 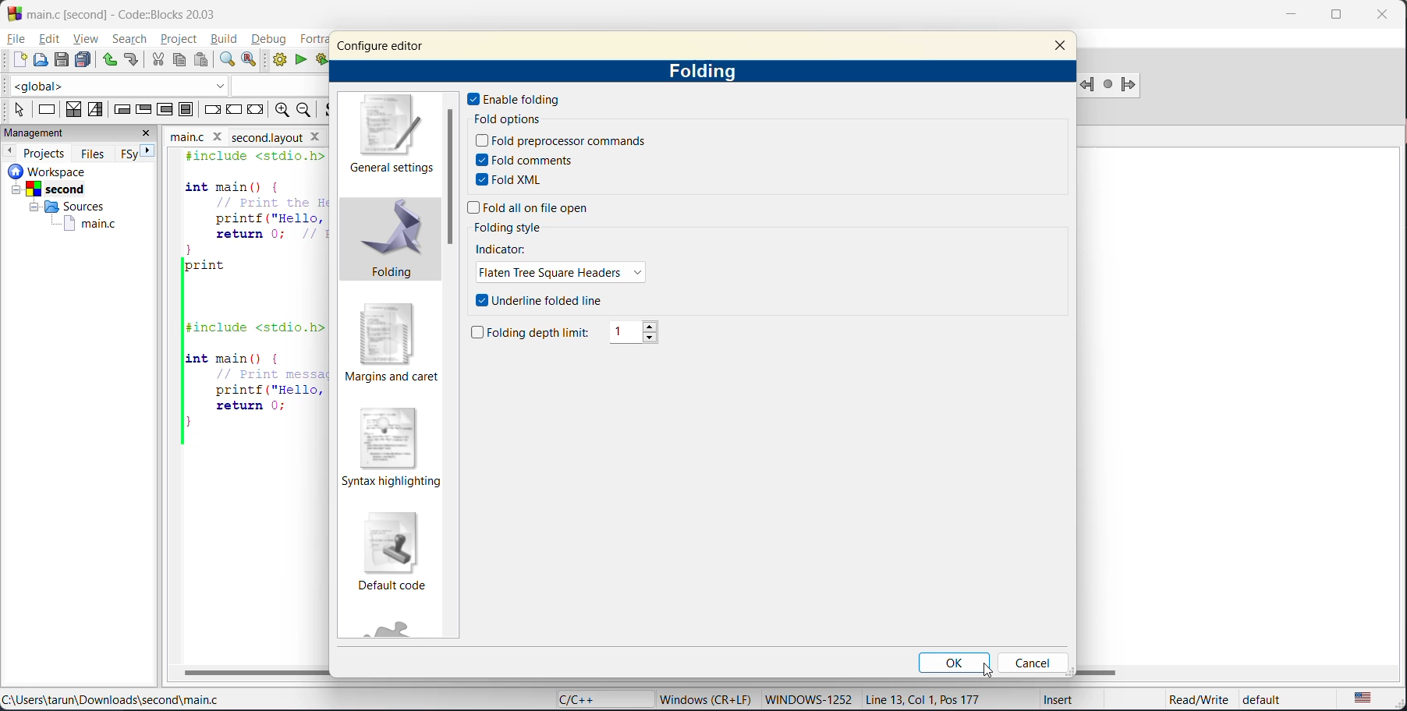 I want to click on jump forward, so click(x=1132, y=85).